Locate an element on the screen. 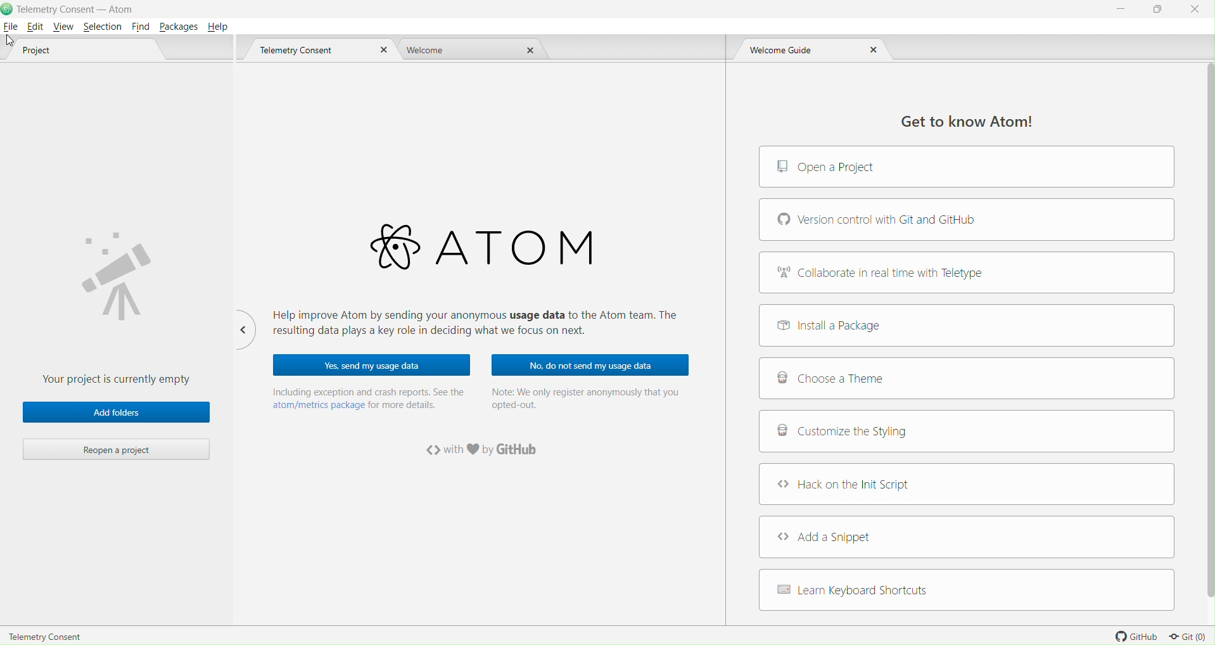 The width and height of the screenshot is (1215, 645). Selection is located at coordinates (101, 26).